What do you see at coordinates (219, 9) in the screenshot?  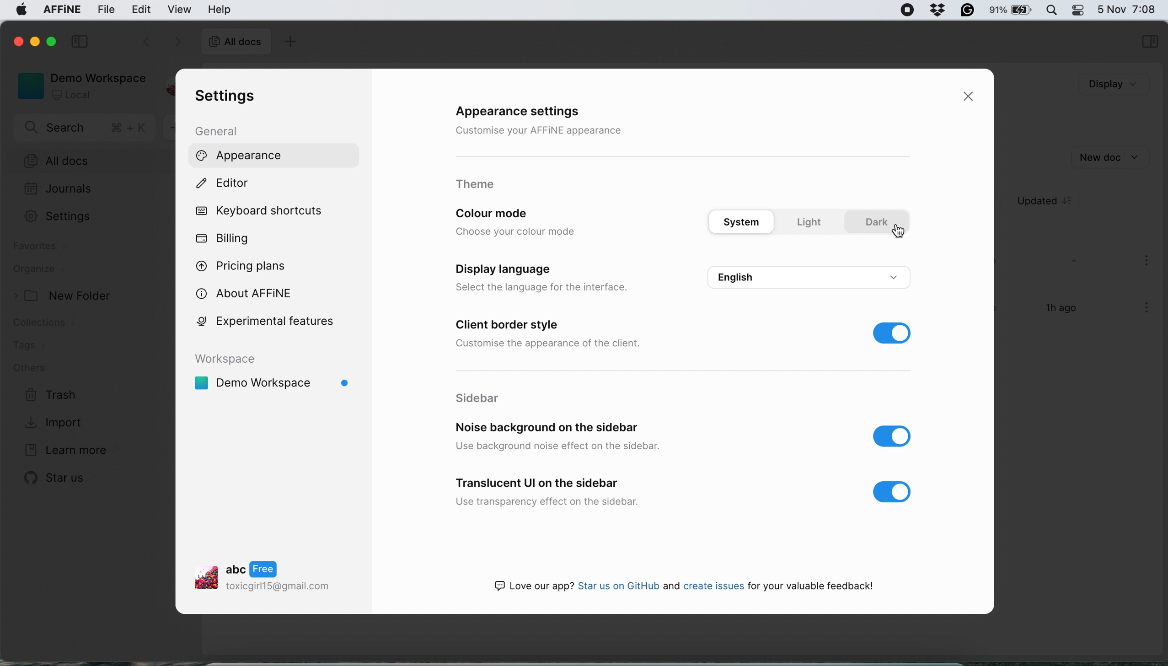 I see `help` at bounding box center [219, 9].